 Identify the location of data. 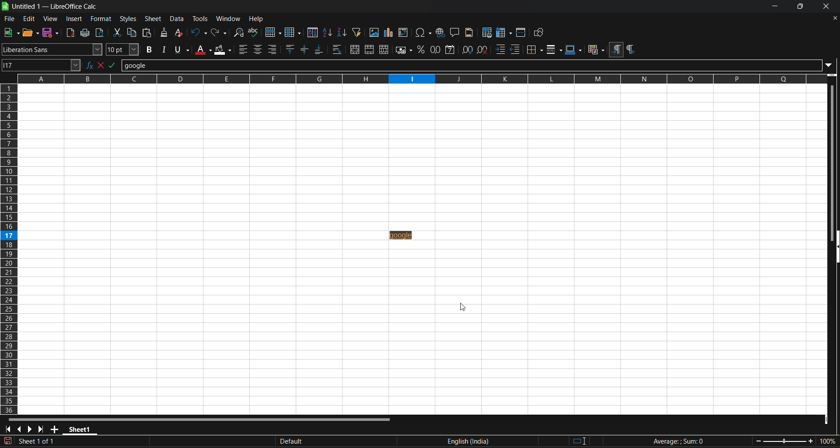
(178, 19).